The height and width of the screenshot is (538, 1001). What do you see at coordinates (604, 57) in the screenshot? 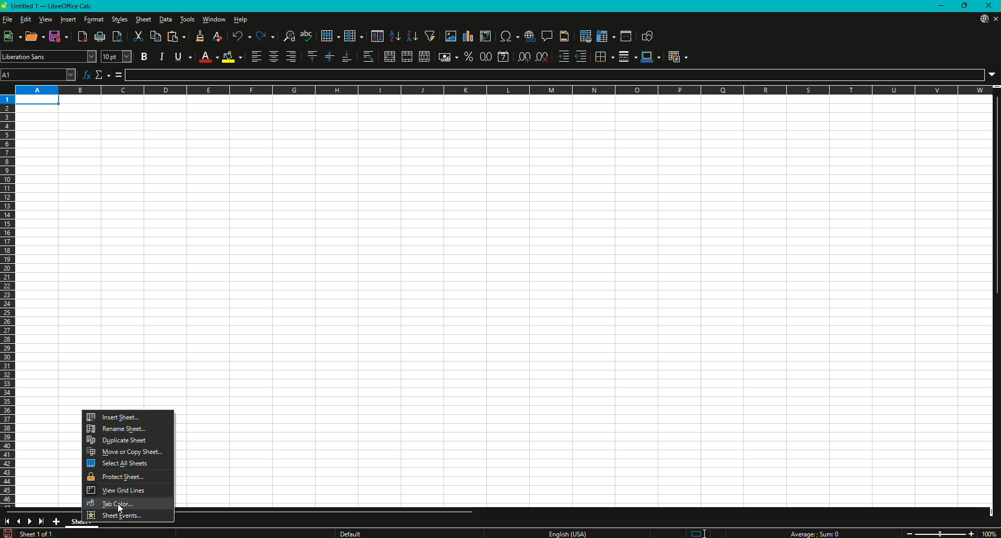
I see `Borders` at bounding box center [604, 57].